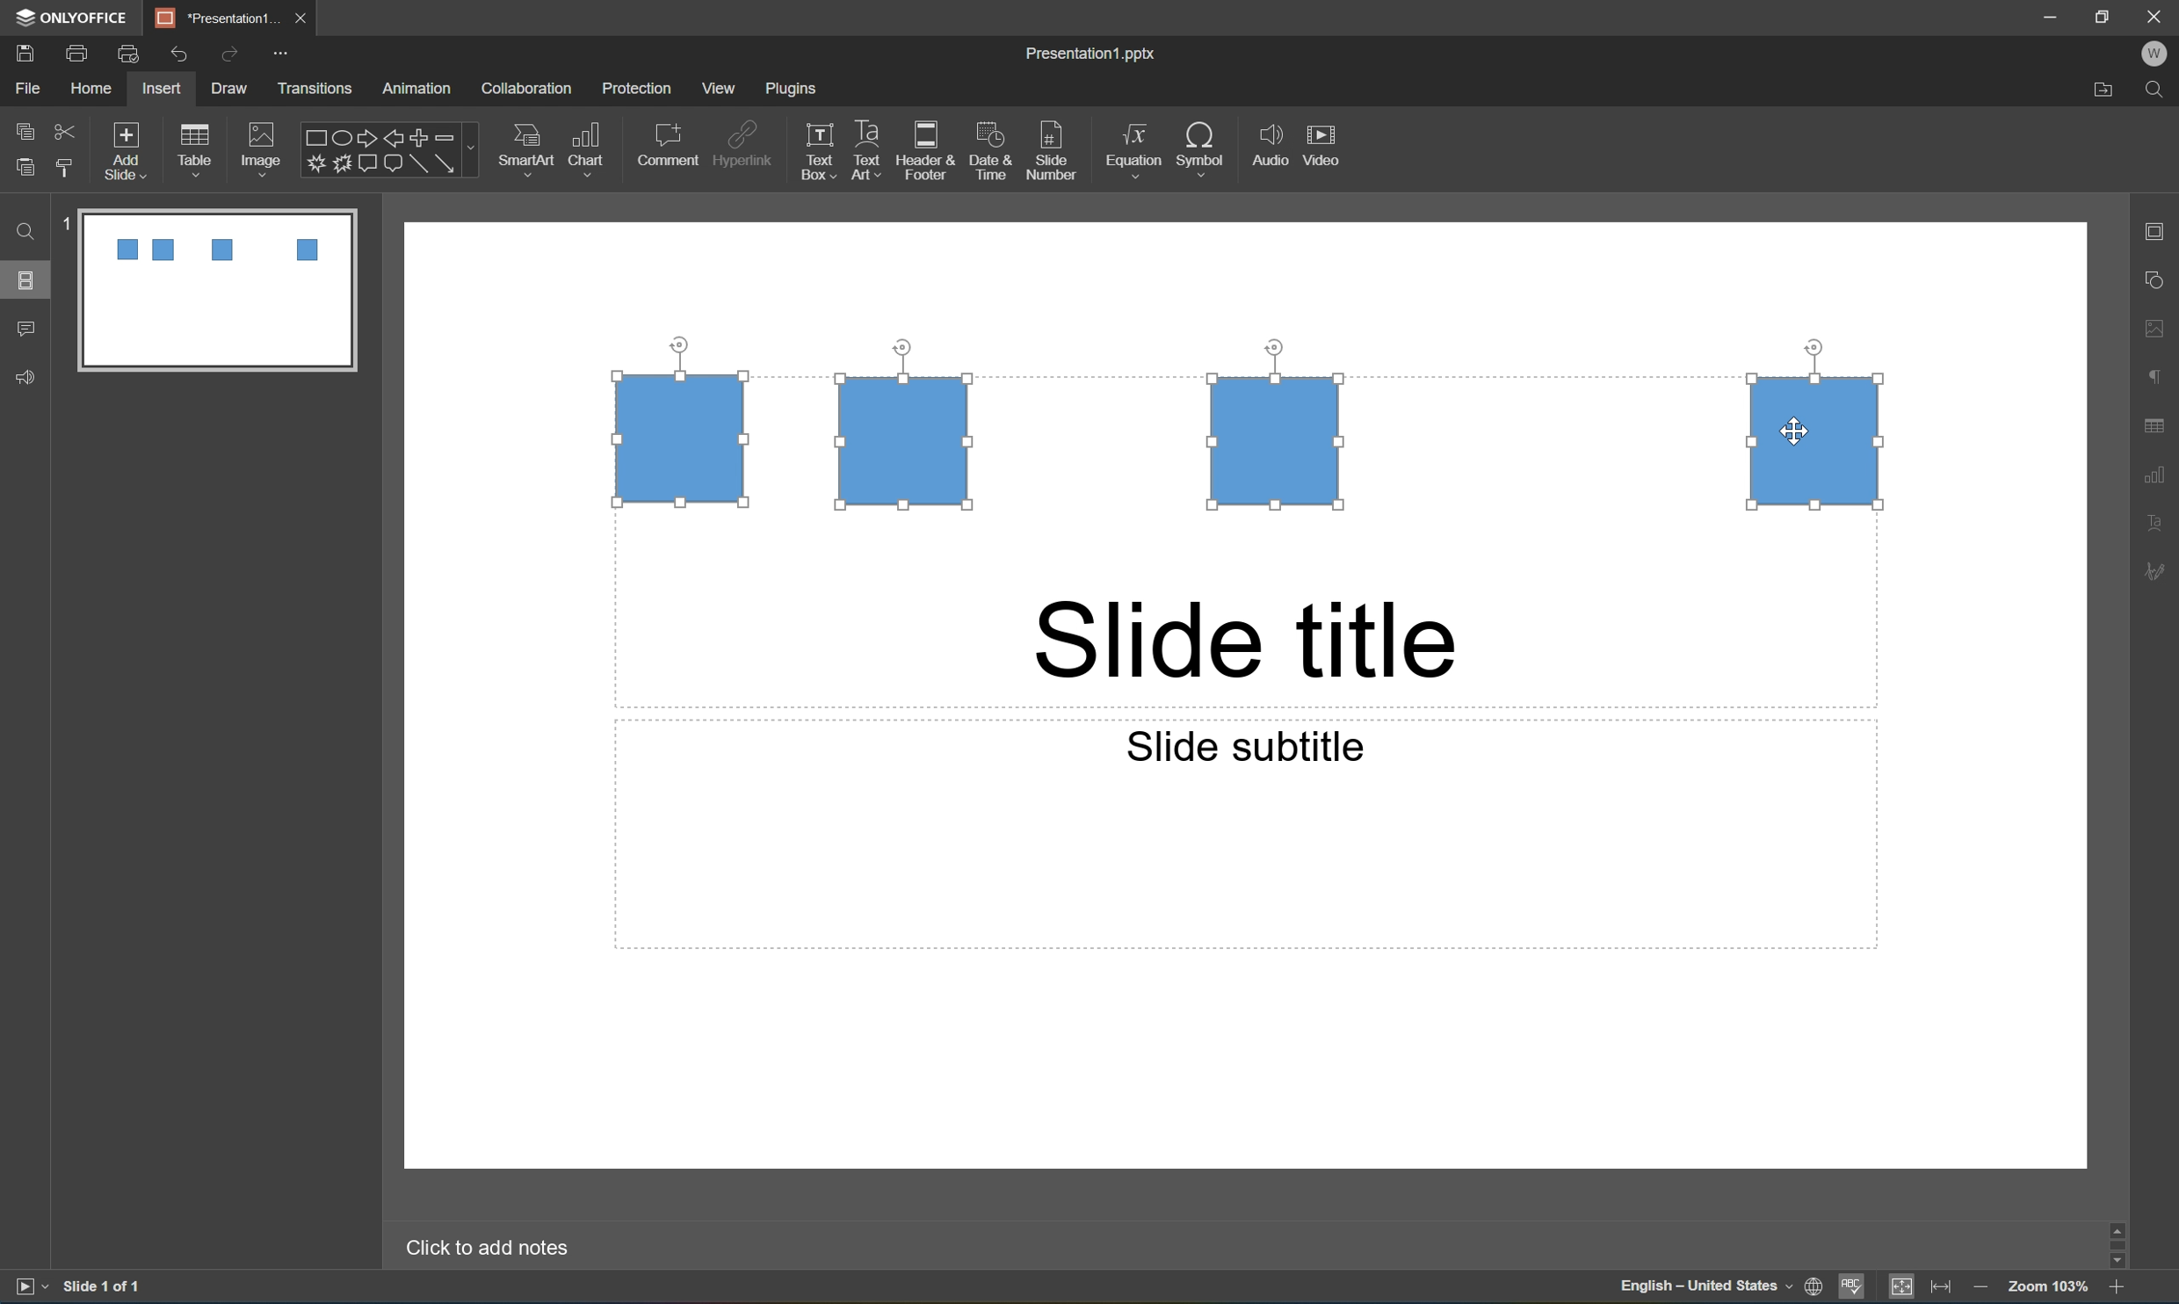  What do you see at coordinates (388, 149) in the screenshot?
I see `shapes` at bounding box center [388, 149].